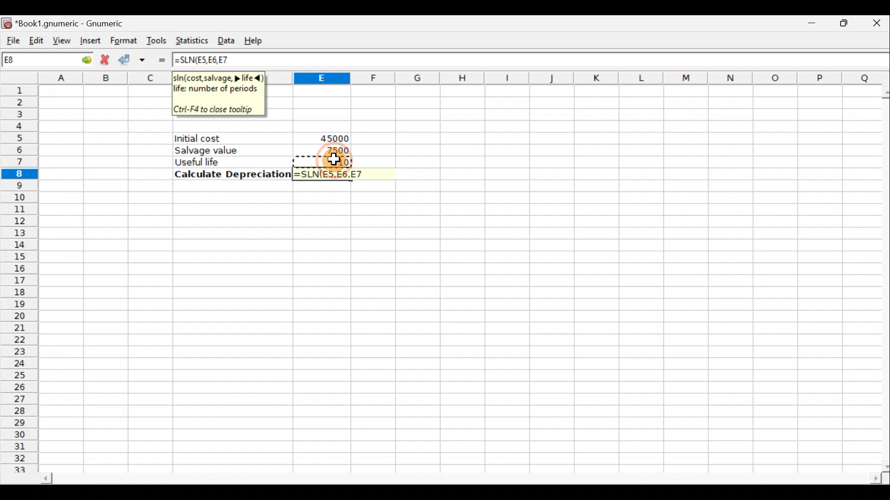 The image size is (890, 500). Describe the element at coordinates (451, 476) in the screenshot. I see `Scroll bar` at that location.